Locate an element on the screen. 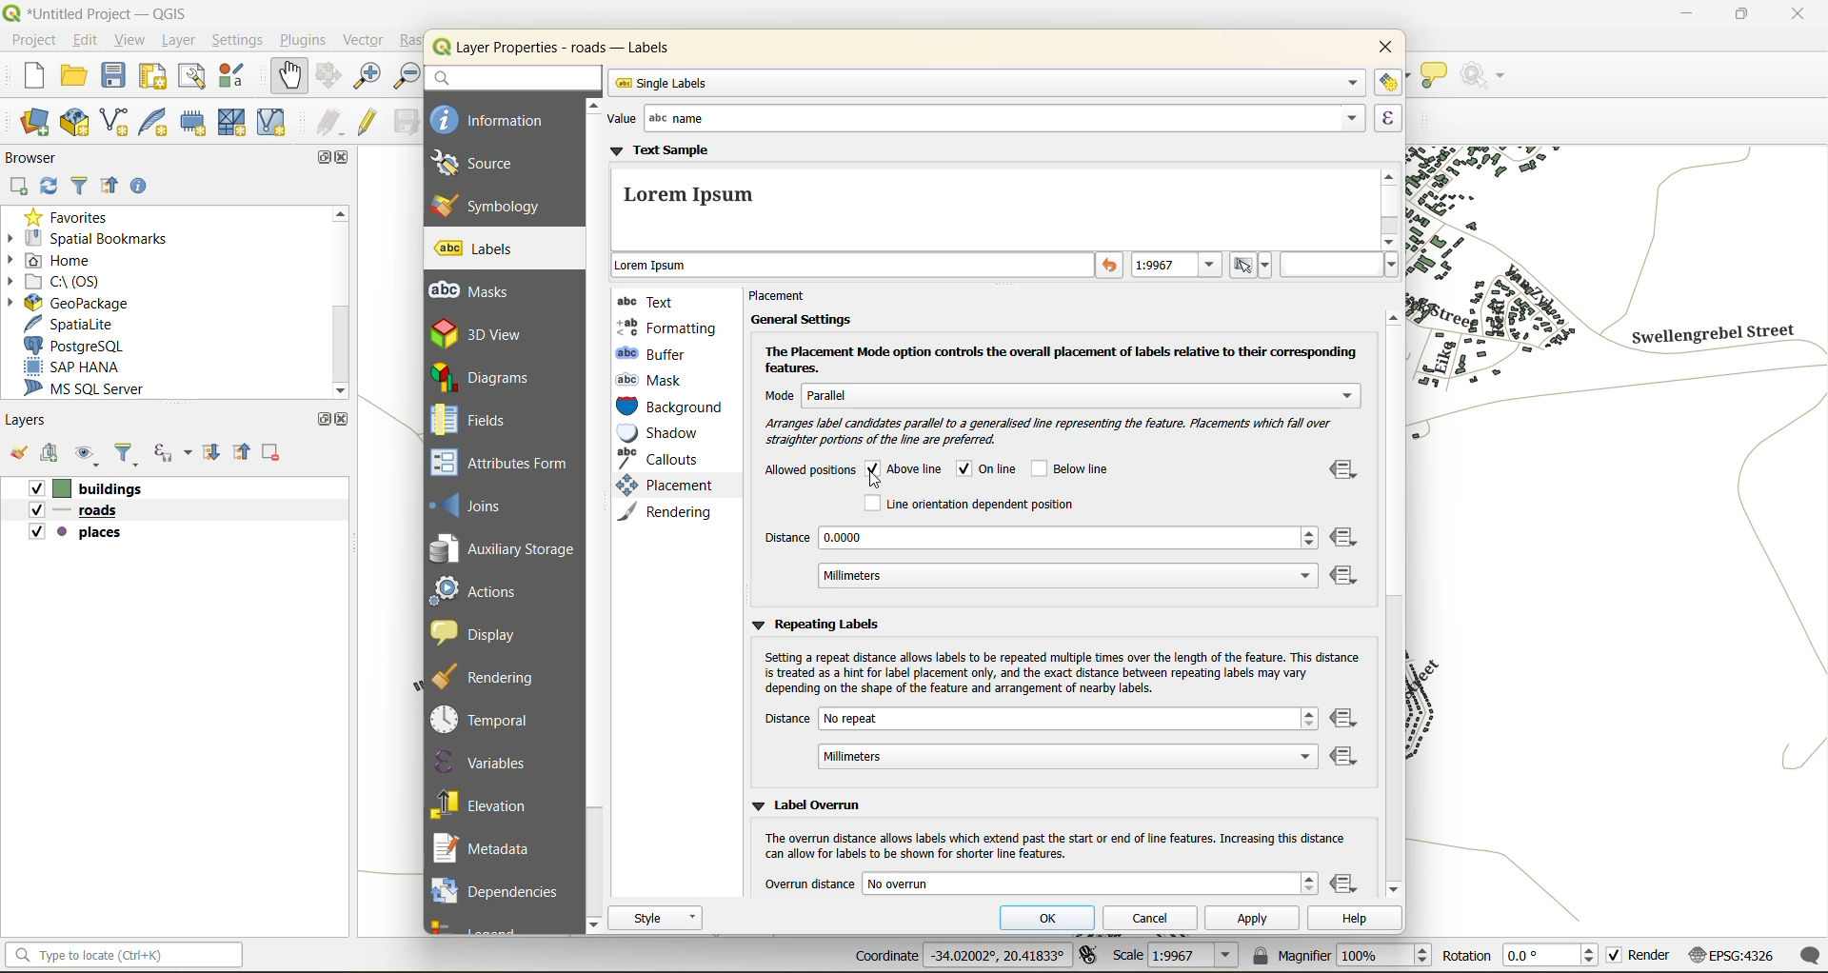 This screenshot has height=973, width=1828. help is located at coordinates (1353, 921).